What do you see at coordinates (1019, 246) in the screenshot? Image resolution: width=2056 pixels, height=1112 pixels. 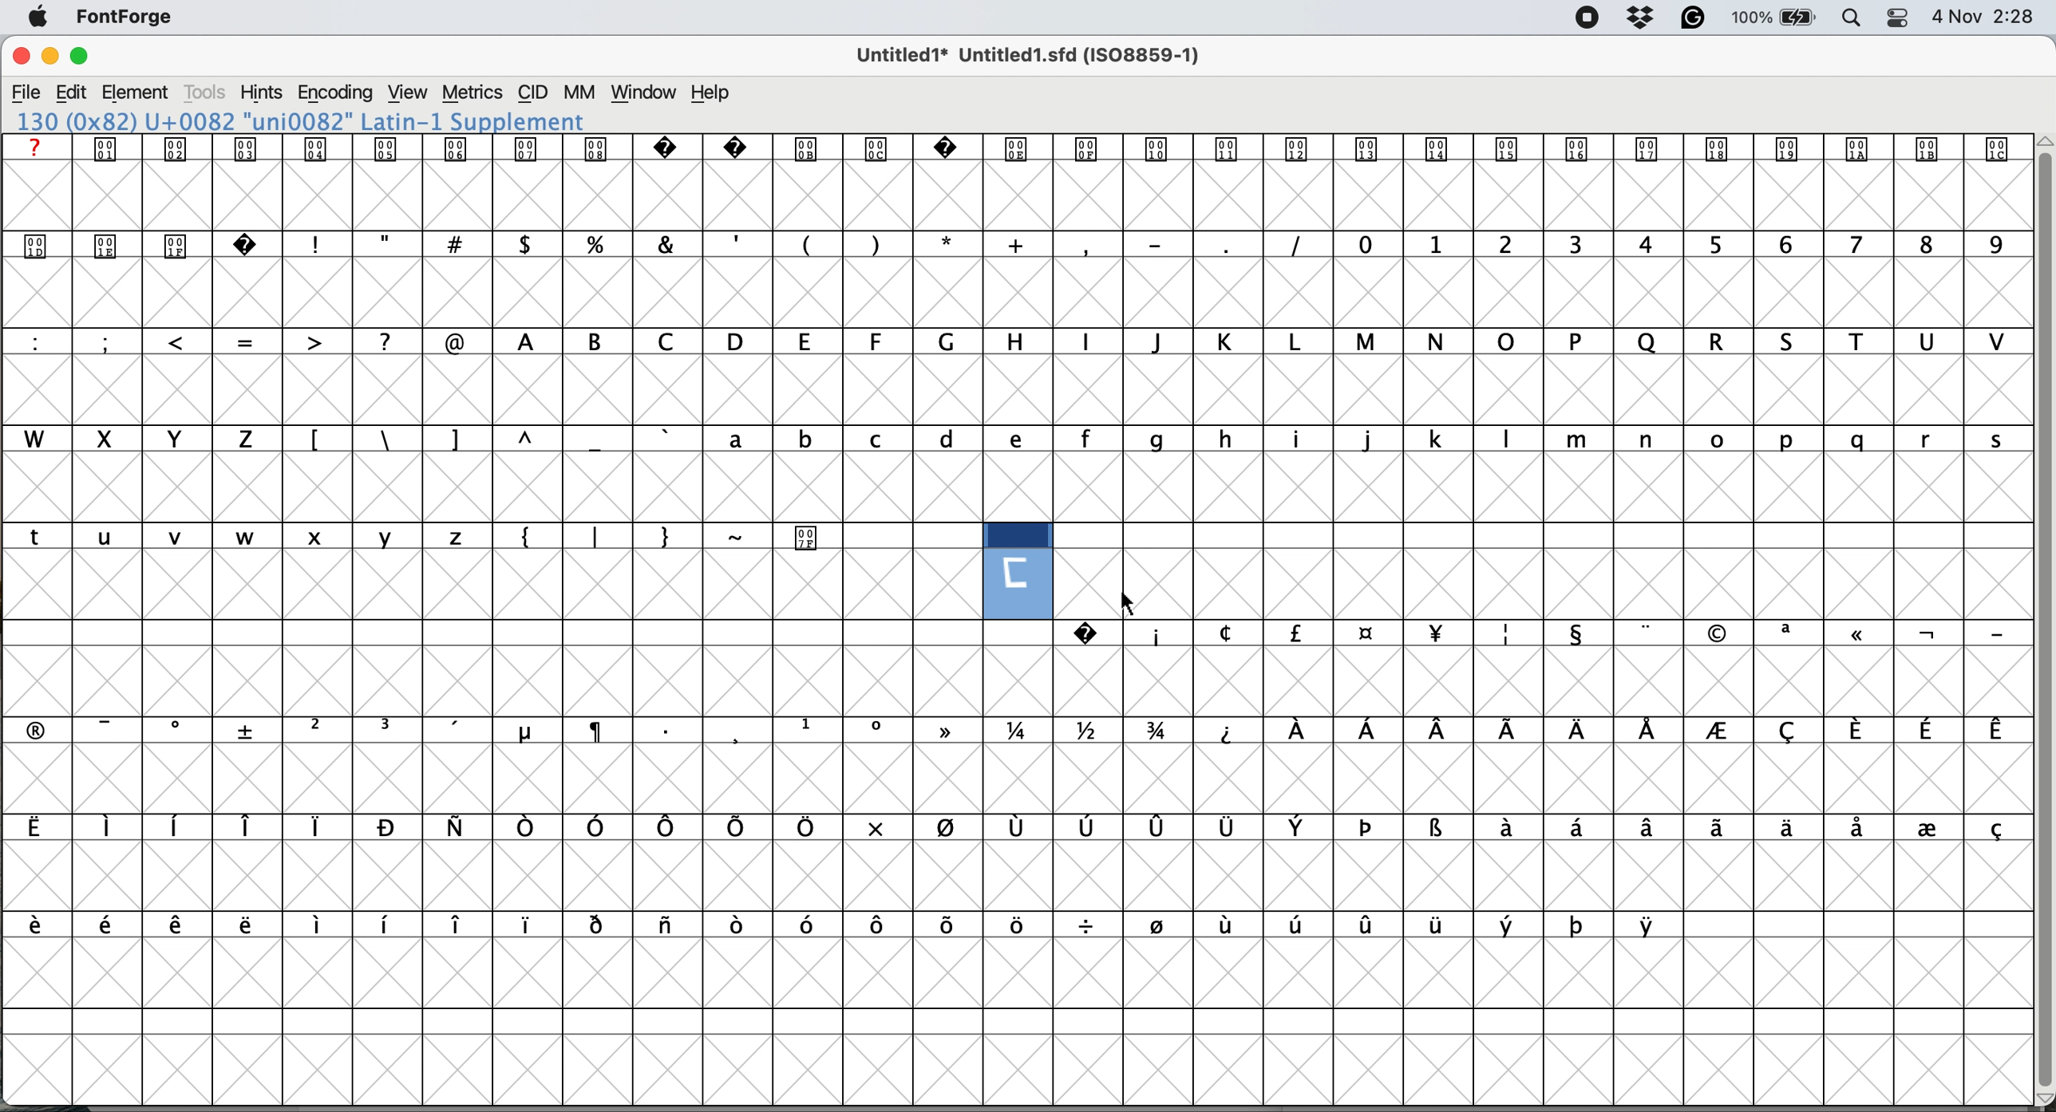 I see `Glyph Slots` at bounding box center [1019, 246].